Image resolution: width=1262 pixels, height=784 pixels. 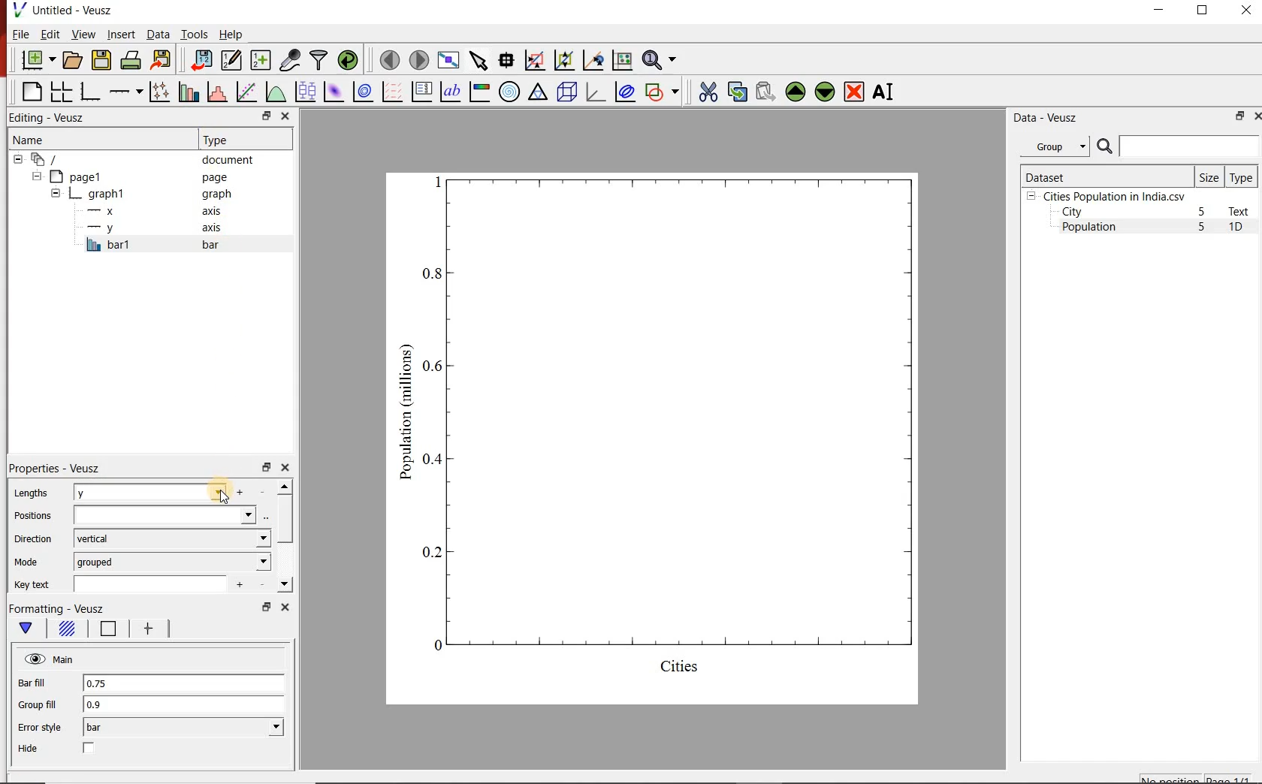 What do you see at coordinates (592, 61) in the screenshot?
I see `click to recenter graph axes` at bounding box center [592, 61].